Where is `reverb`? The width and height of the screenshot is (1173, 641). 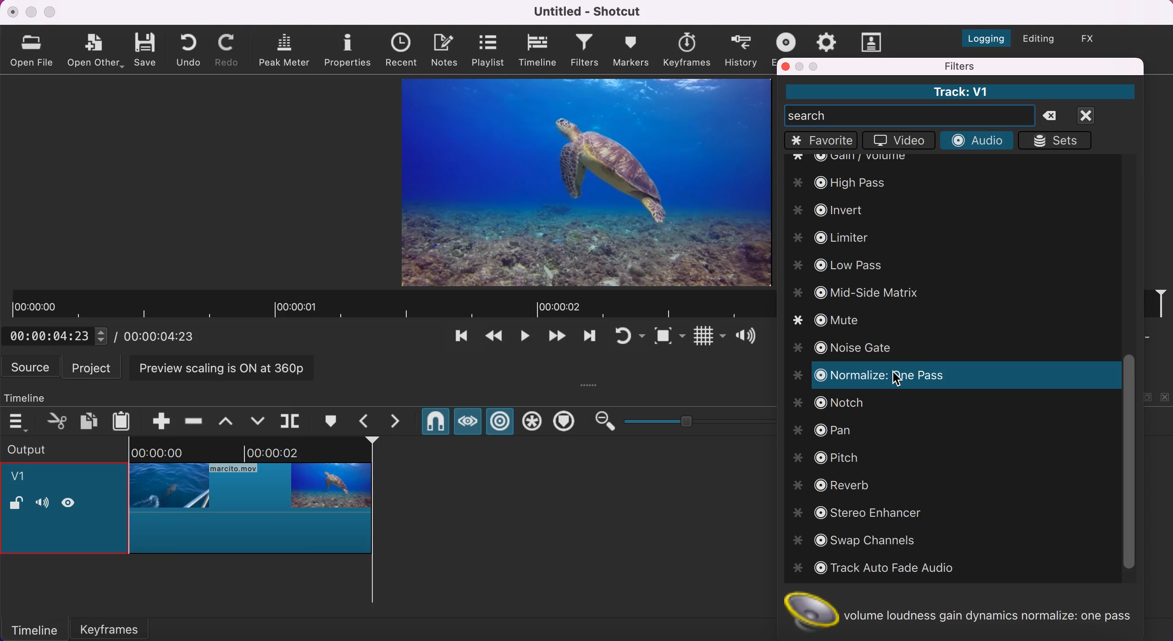
reverb is located at coordinates (838, 485).